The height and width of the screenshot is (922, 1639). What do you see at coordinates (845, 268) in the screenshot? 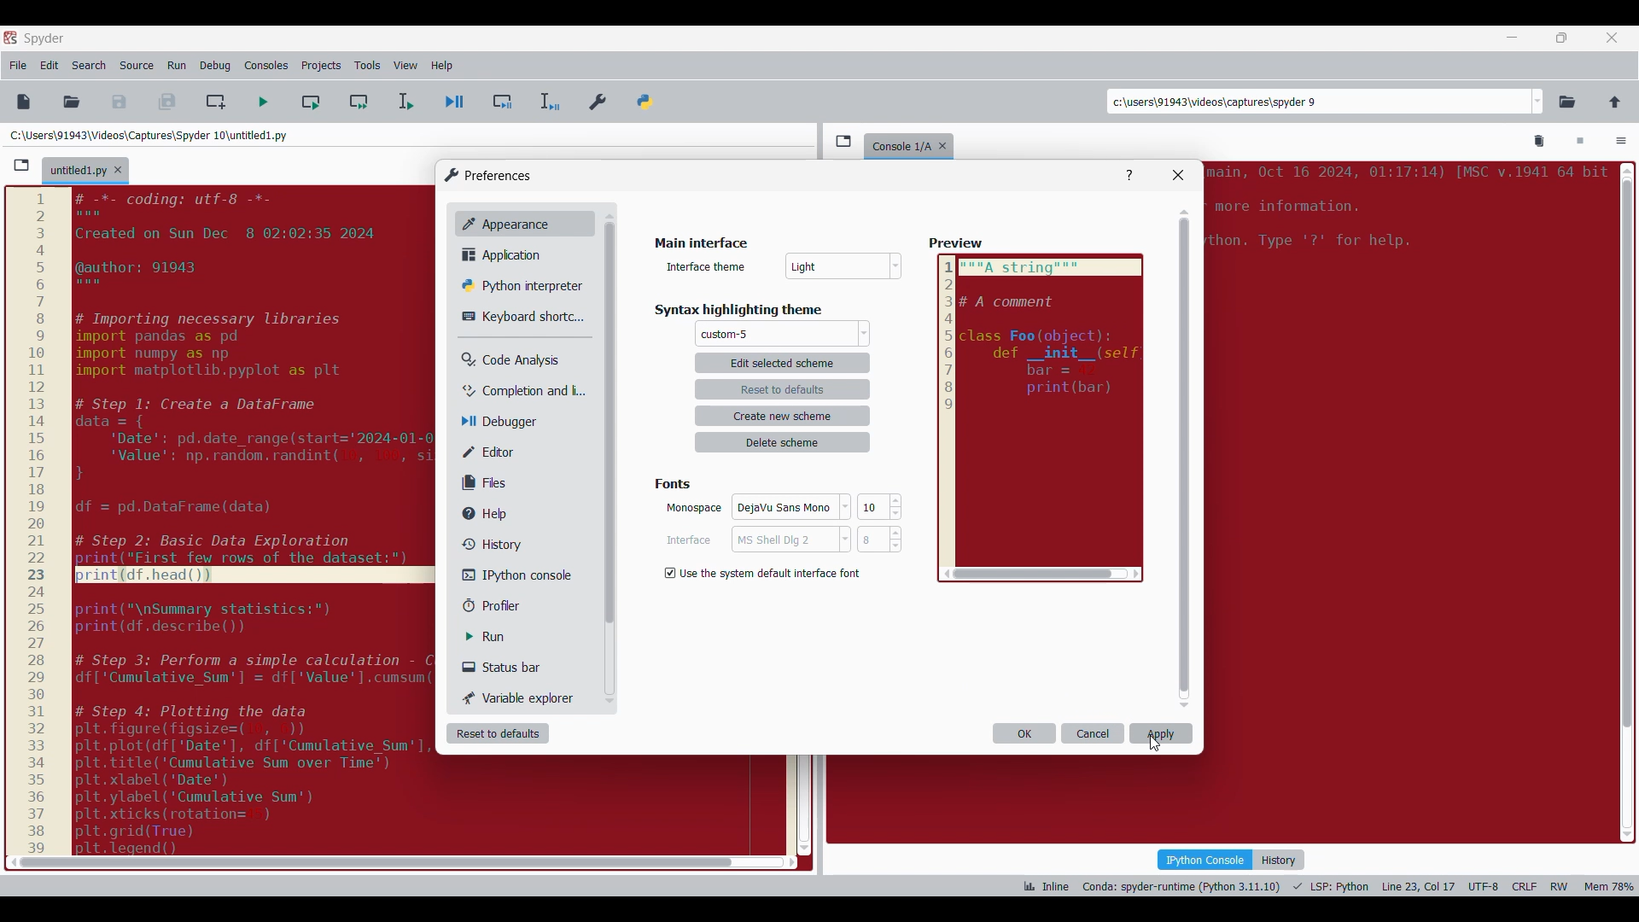
I see `` at bounding box center [845, 268].